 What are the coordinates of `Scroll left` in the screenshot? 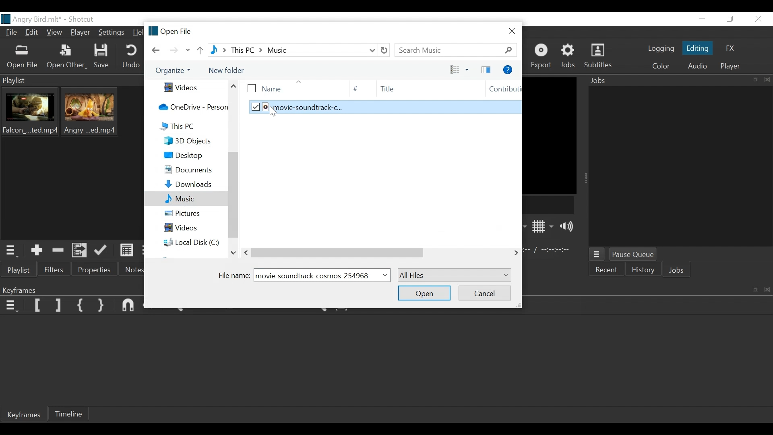 It's located at (247, 253).